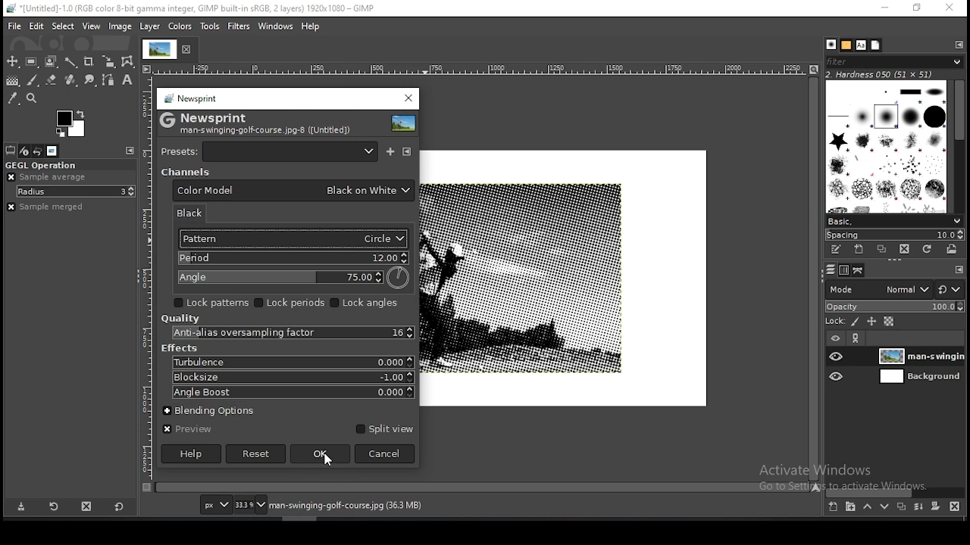  I want to click on images, so click(51, 151).